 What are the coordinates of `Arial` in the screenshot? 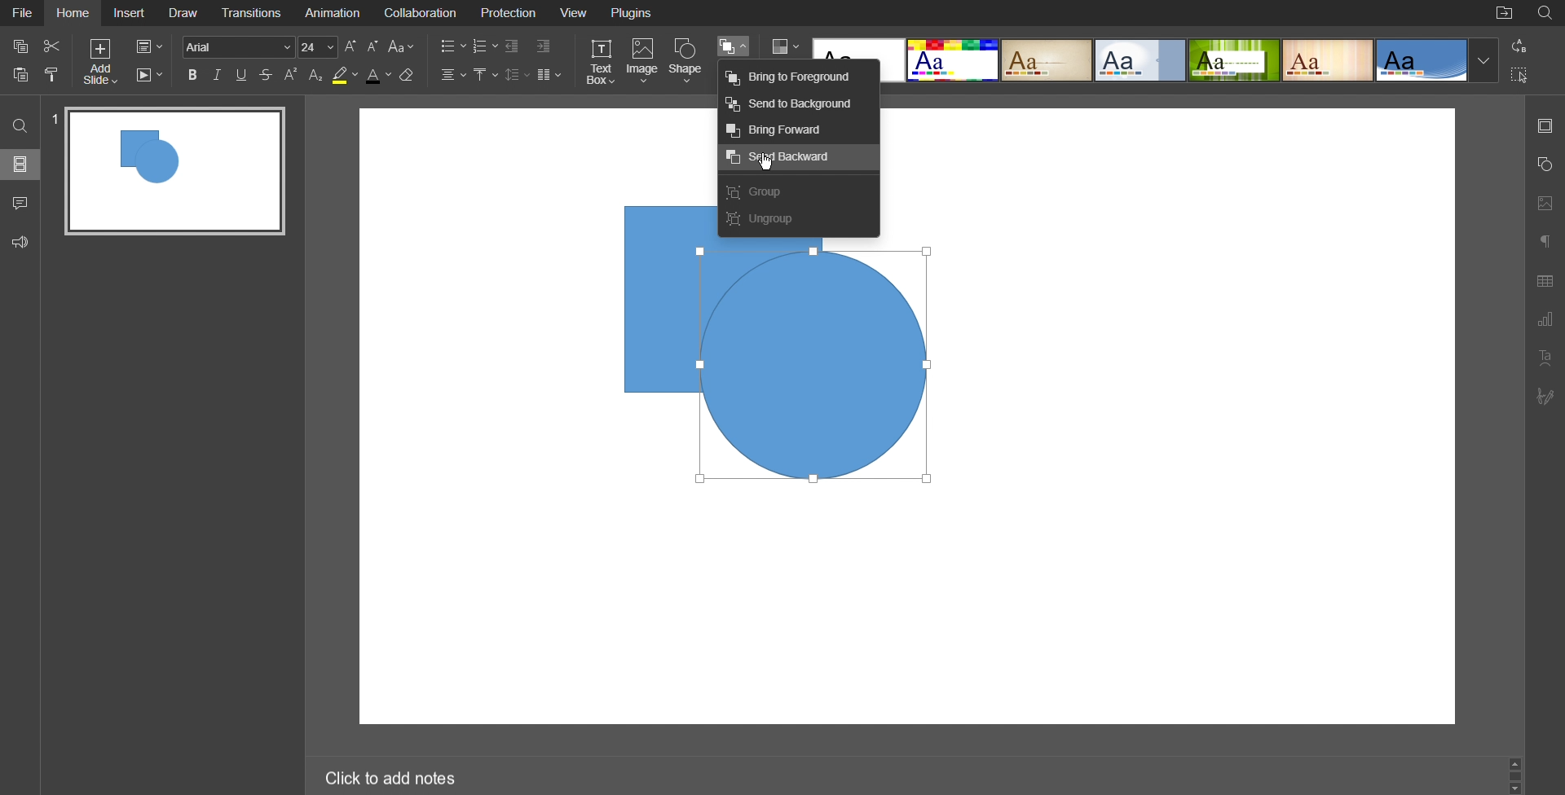 It's located at (239, 46).